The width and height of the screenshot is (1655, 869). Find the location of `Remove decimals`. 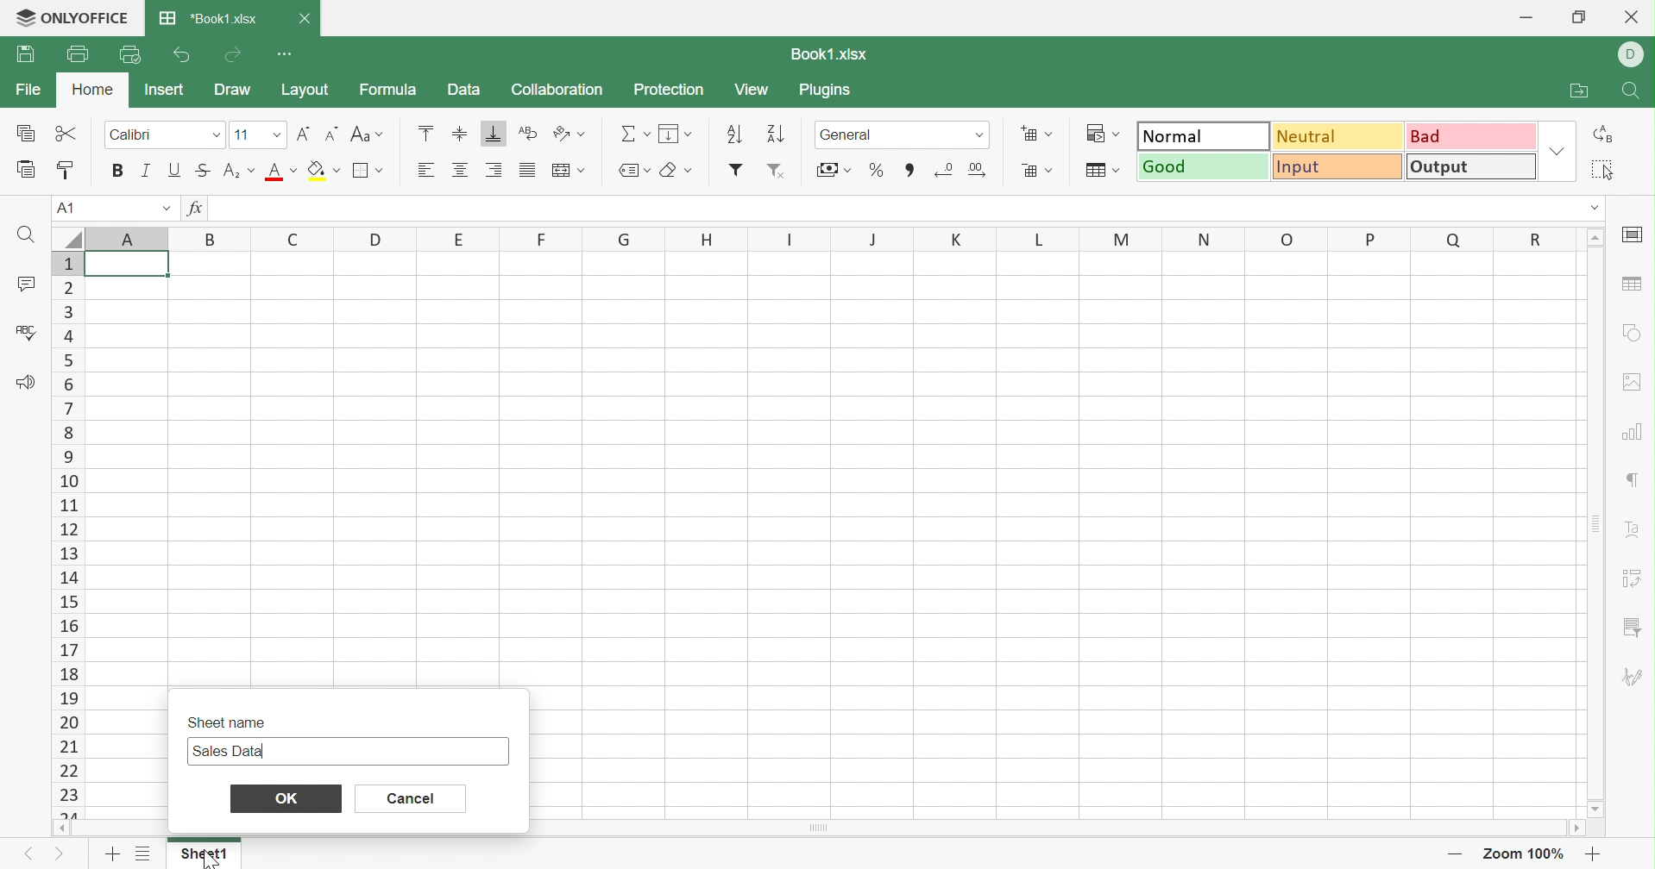

Remove decimals is located at coordinates (979, 169).